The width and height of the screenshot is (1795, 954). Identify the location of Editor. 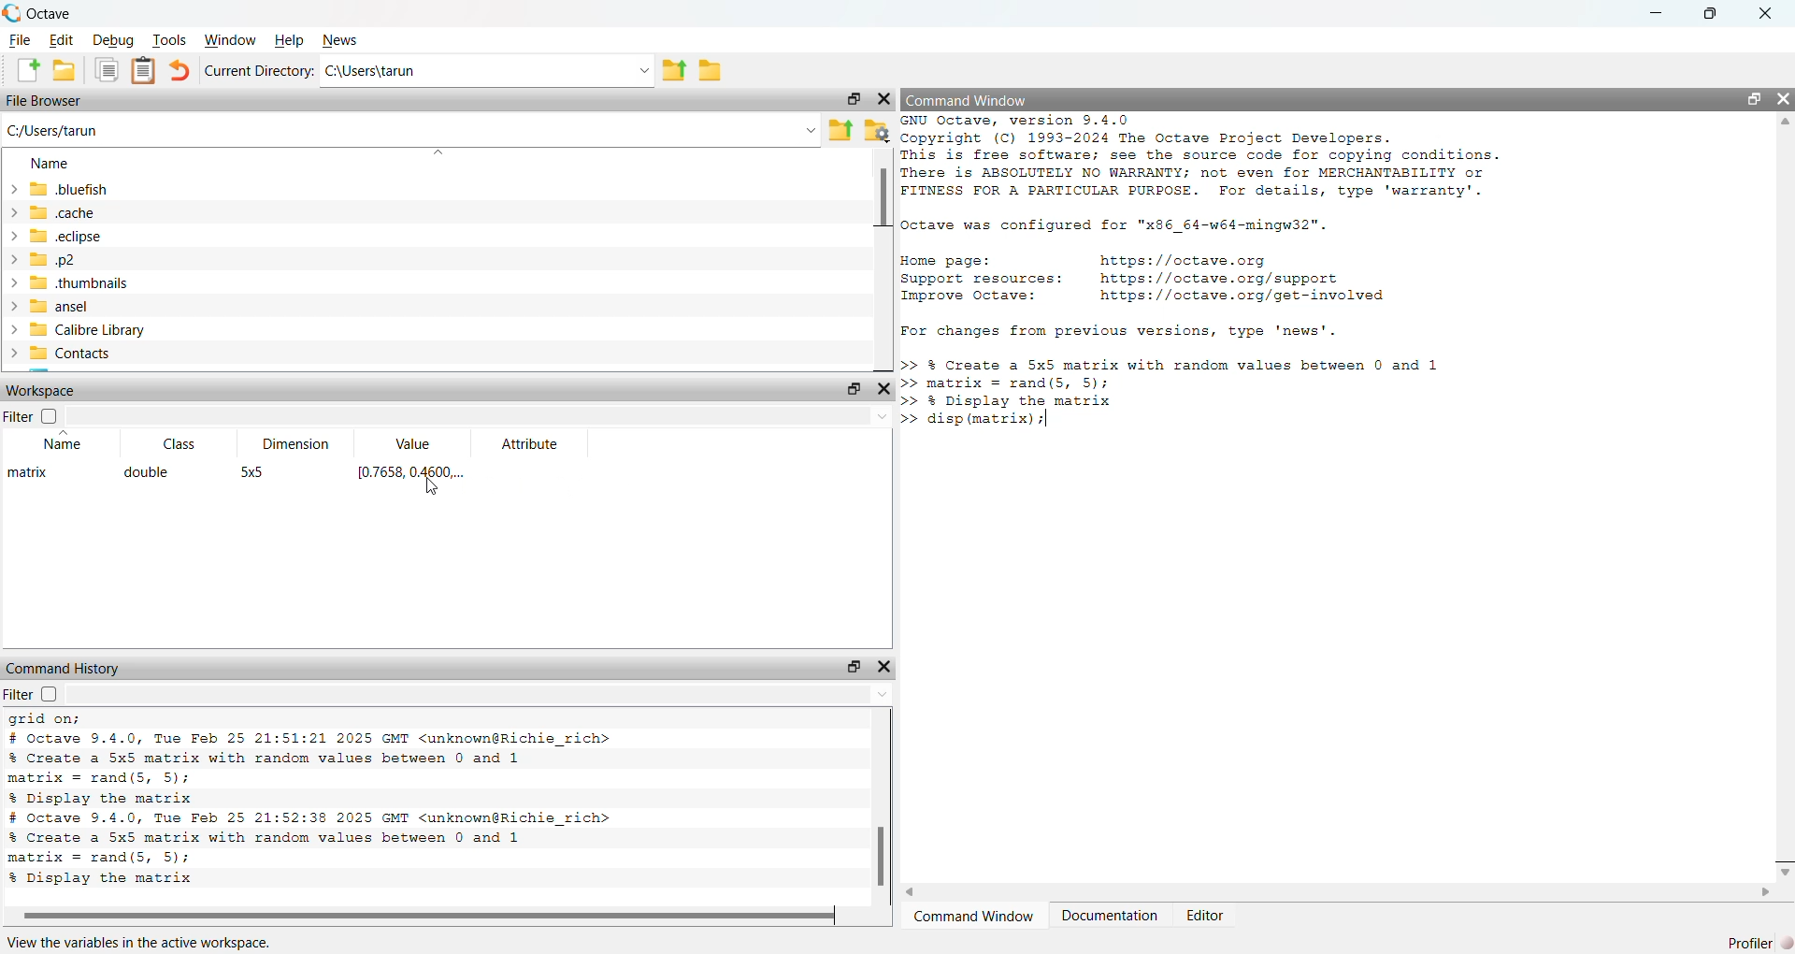
(1205, 915).